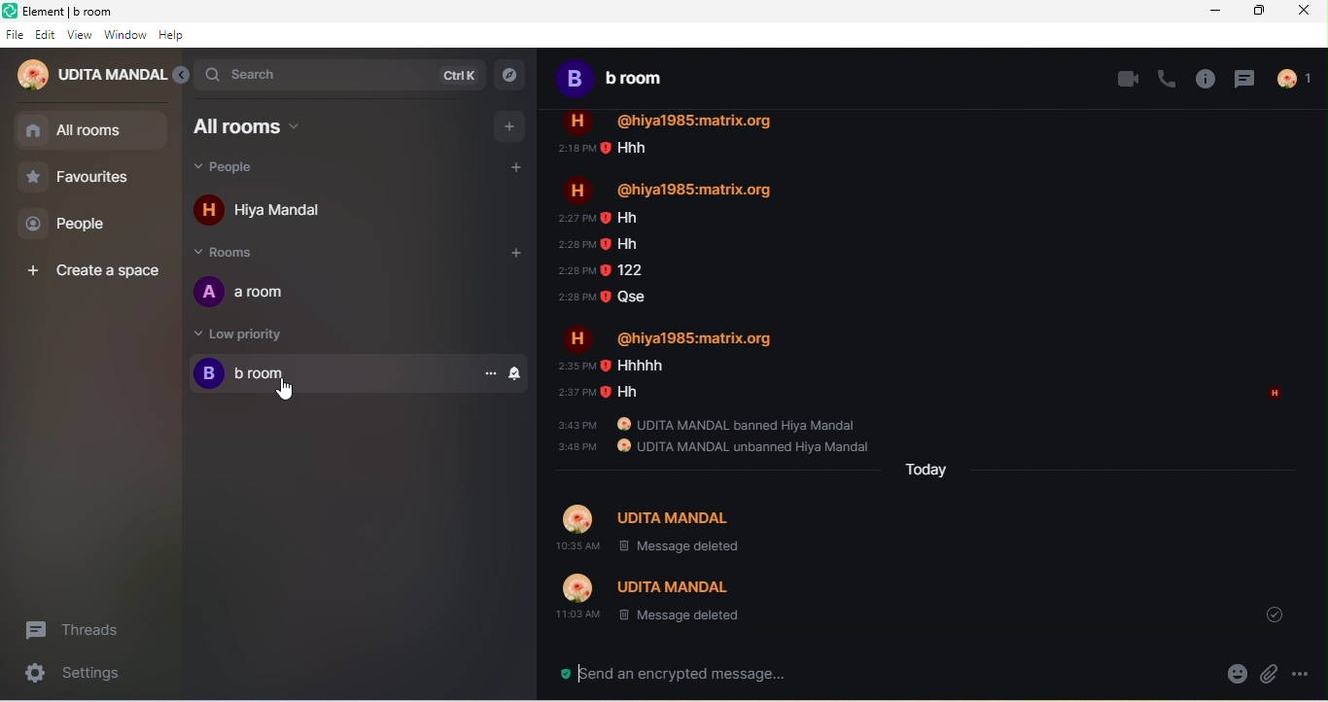 Image resolution: width=1328 pixels, height=702 pixels. What do you see at coordinates (288, 212) in the screenshot?
I see `hiya mandal` at bounding box center [288, 212].